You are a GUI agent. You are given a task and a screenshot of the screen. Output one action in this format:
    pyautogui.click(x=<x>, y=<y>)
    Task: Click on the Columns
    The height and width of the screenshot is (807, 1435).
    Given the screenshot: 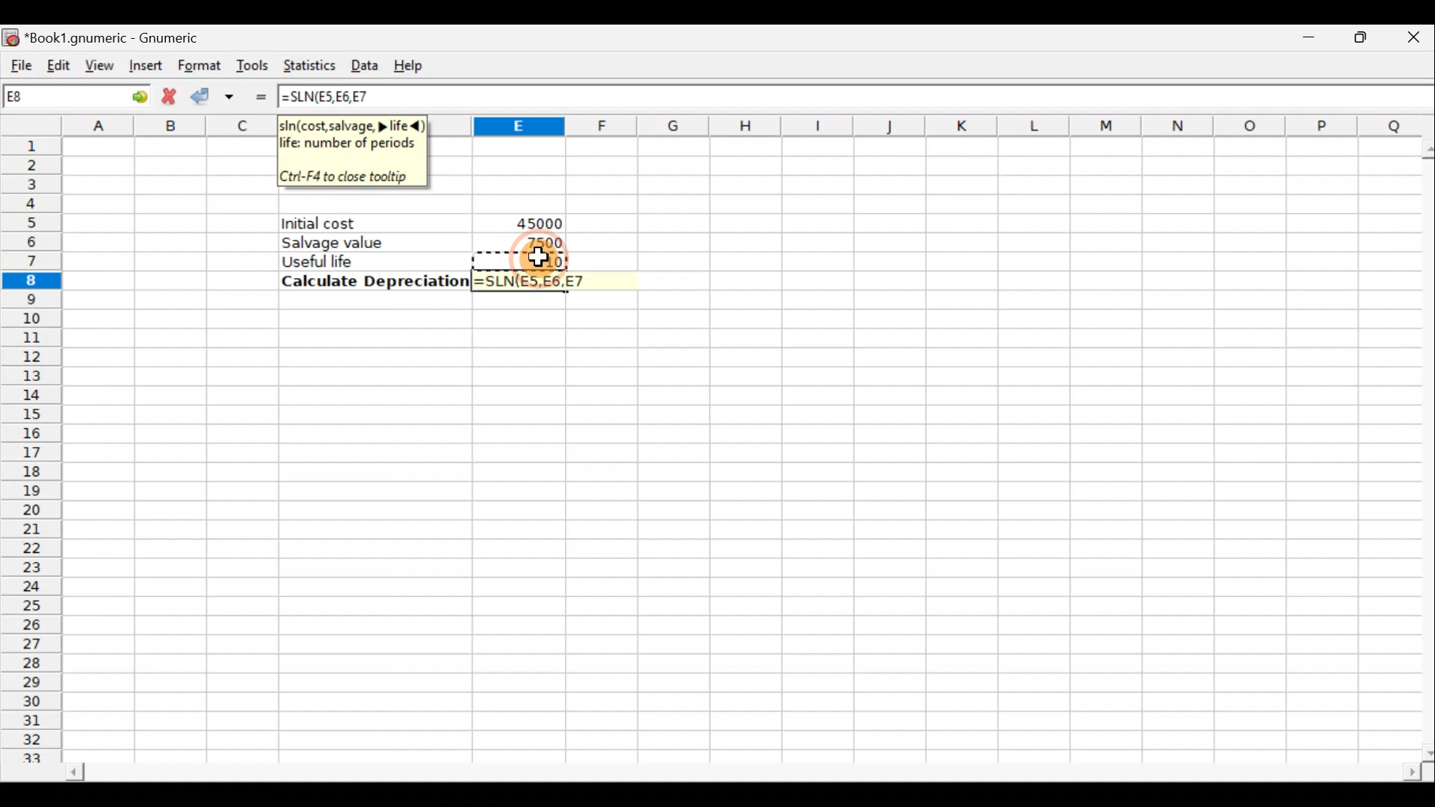 What is the action you would take?
    pyautogui.click(x=949, y=126)
    